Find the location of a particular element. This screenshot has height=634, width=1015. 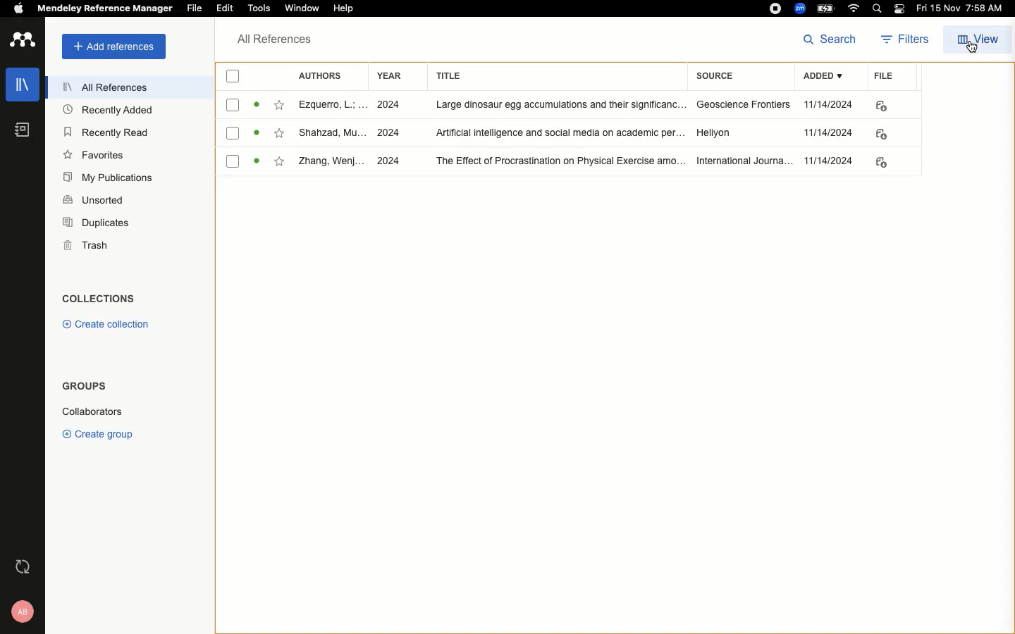

cursor is located at coordinates (976, 56).